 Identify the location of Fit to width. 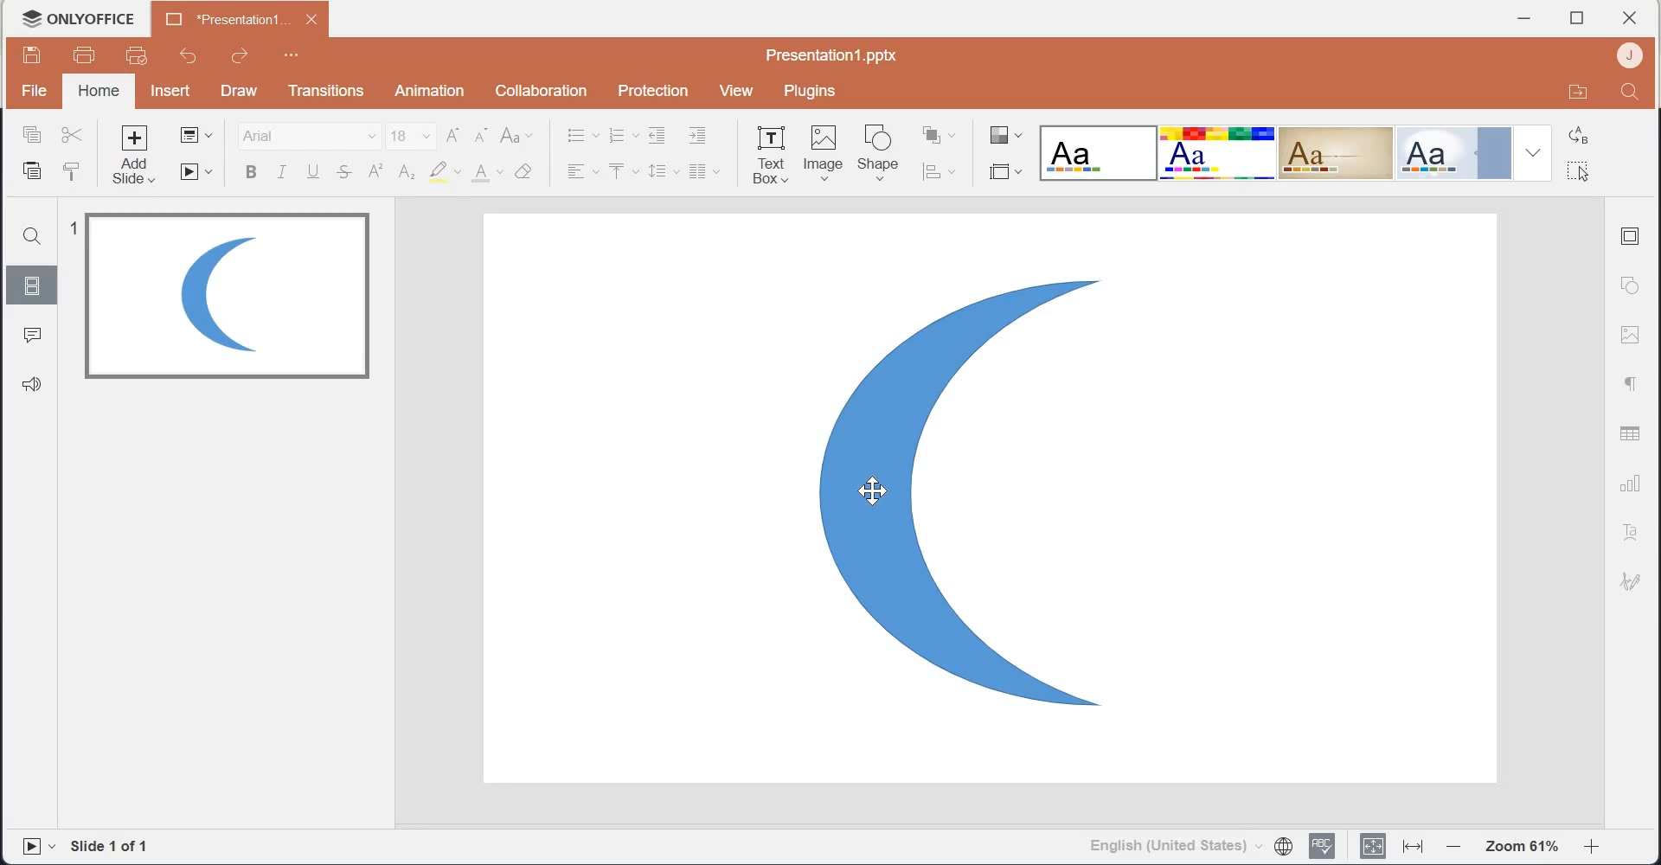
(1412, 848).